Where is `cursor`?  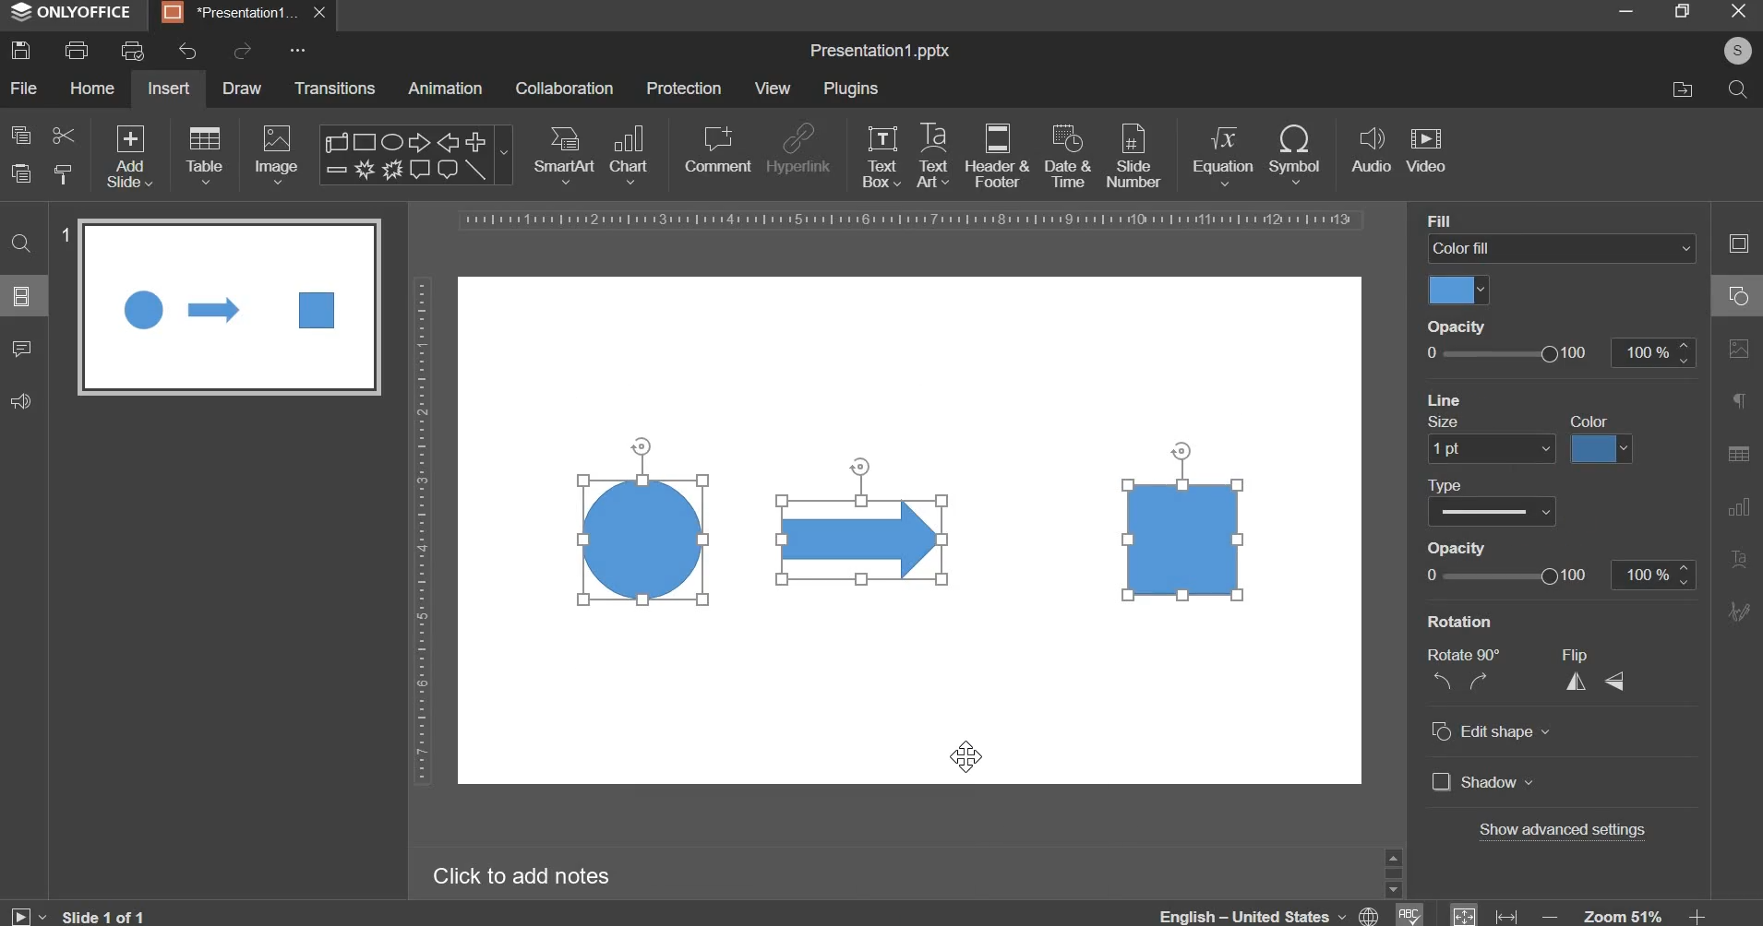 cursor is located at coordinates (968, 756).